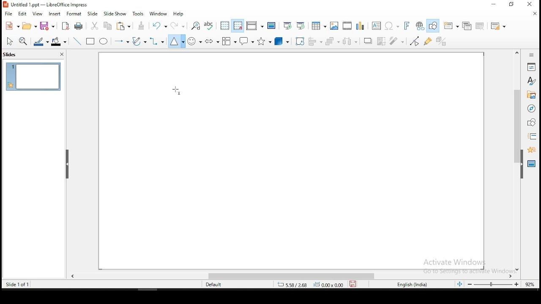 The width and height of the screenshot is (541, 304). I want to click on scroll bar, so click(292, 277).